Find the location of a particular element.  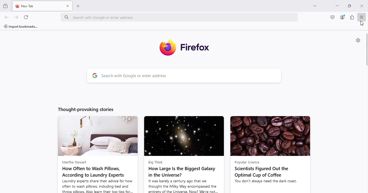

Address bar is located at coordinates (182, 17).